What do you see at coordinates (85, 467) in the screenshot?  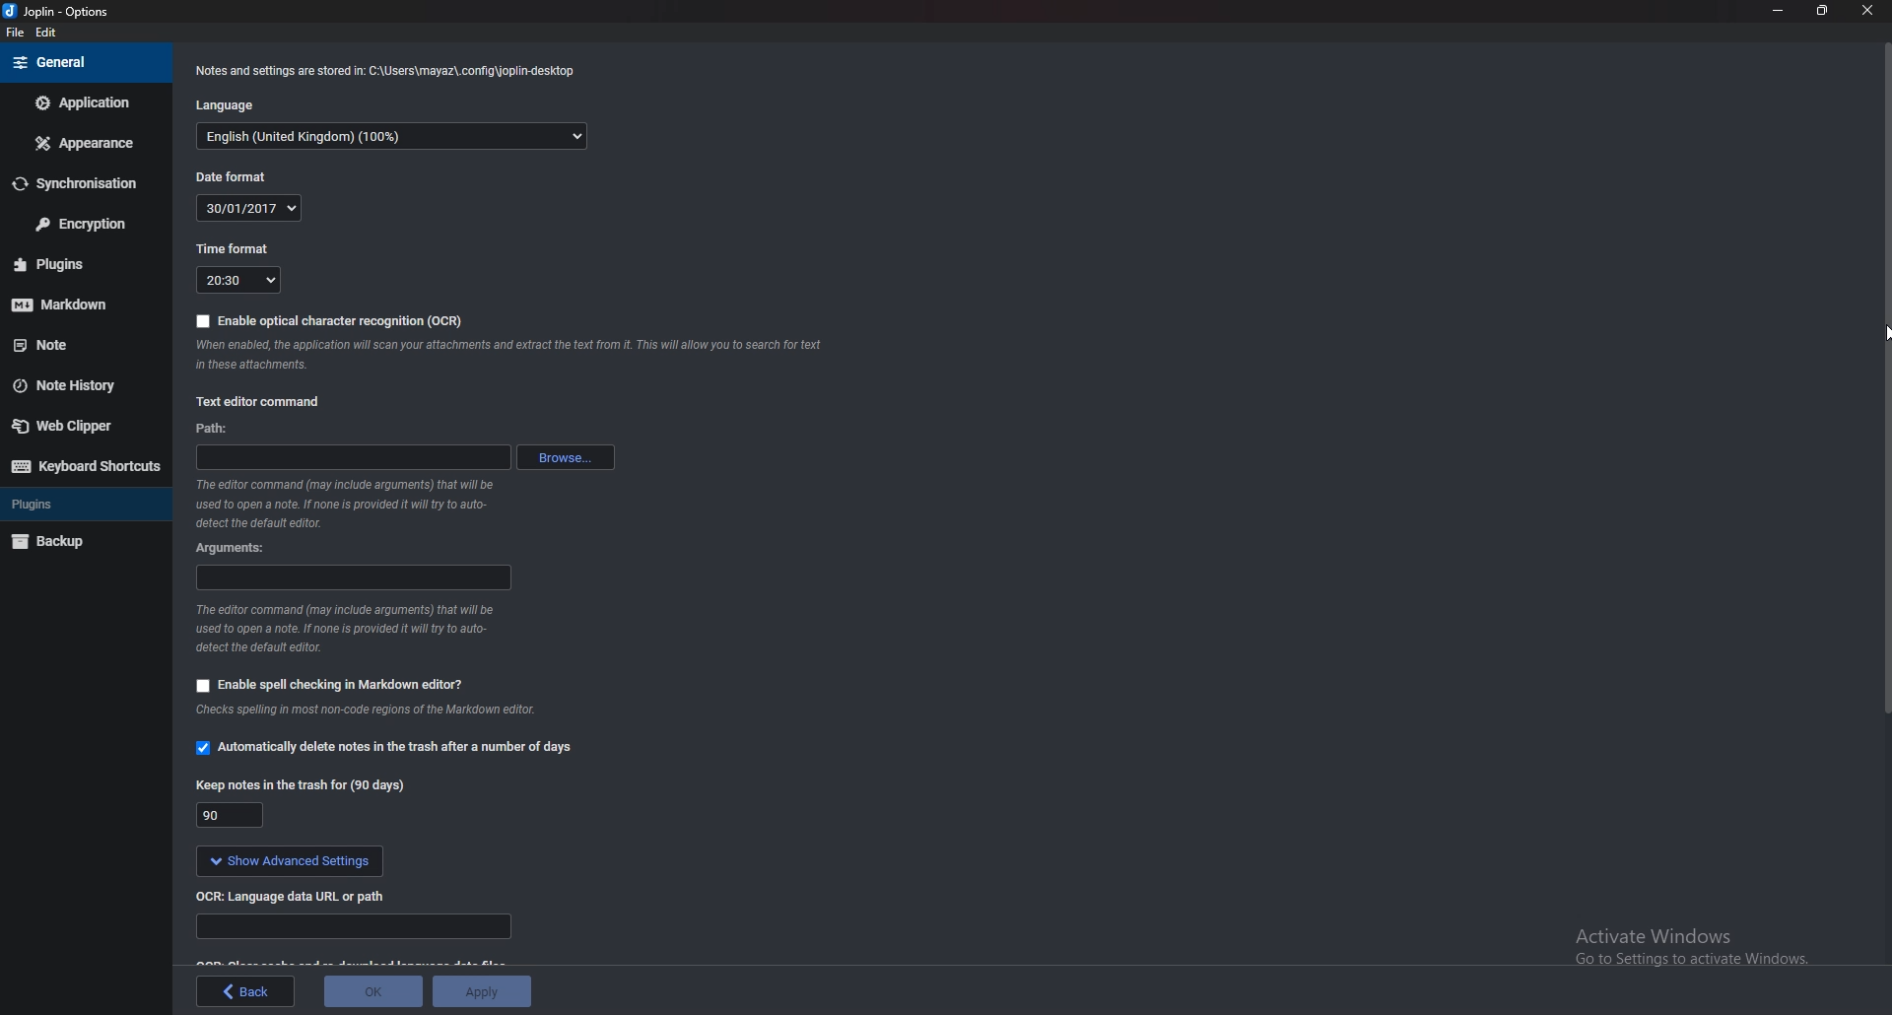 I see `Keyboard shortcuts` at bounding box center [85, 467].